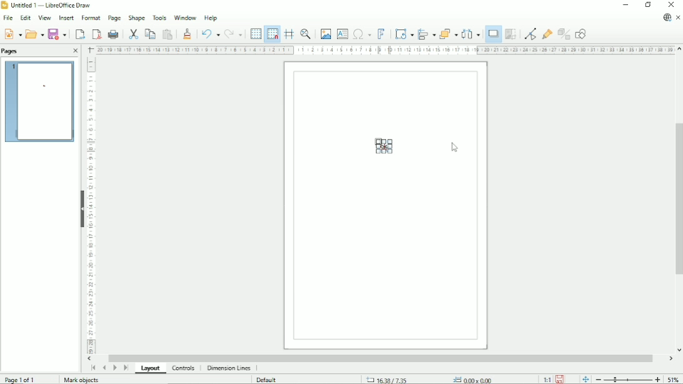  I want to click on File, so click(7, 18).